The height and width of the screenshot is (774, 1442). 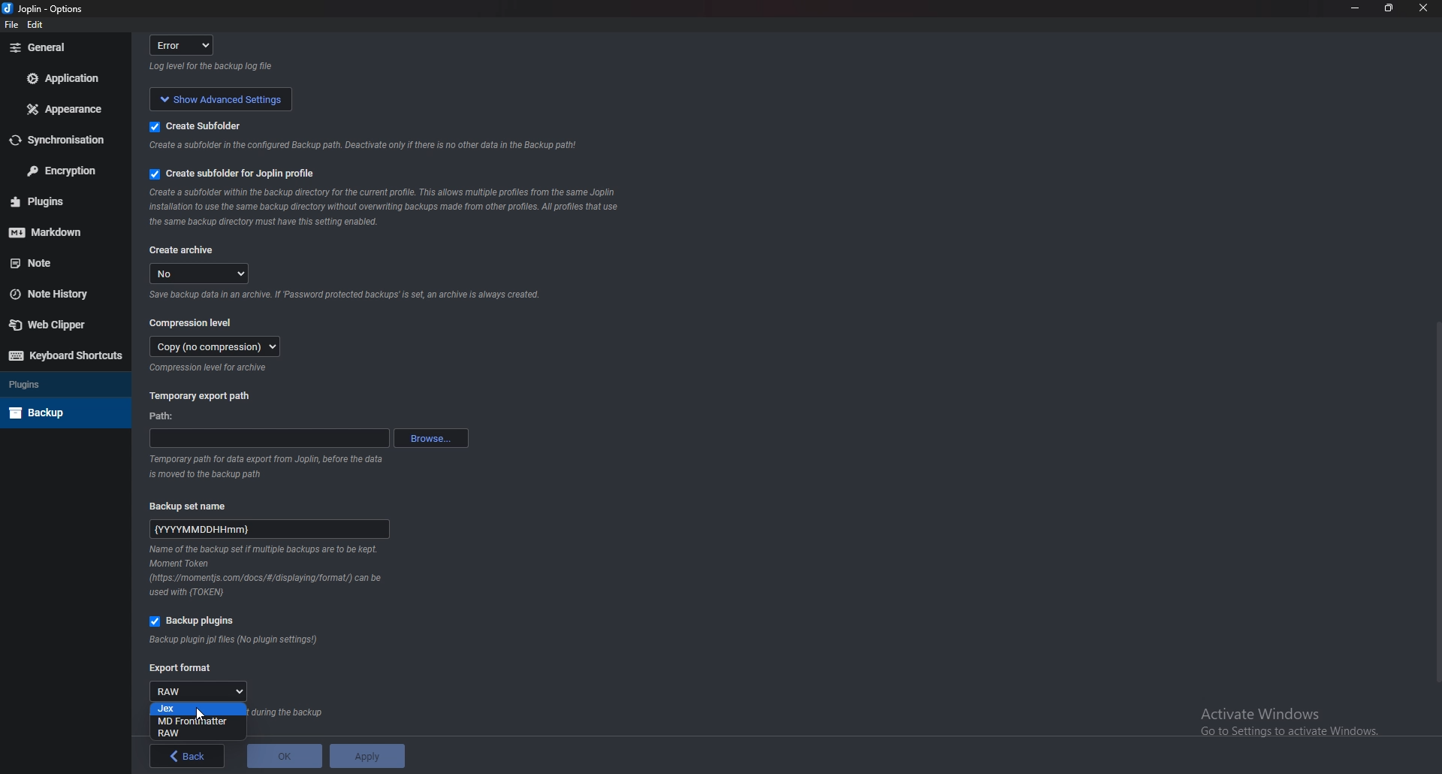 What do you see at coordinates (198, 621) in the screenshot?
I see `Backup plugins` at bounding box center [198, 621].